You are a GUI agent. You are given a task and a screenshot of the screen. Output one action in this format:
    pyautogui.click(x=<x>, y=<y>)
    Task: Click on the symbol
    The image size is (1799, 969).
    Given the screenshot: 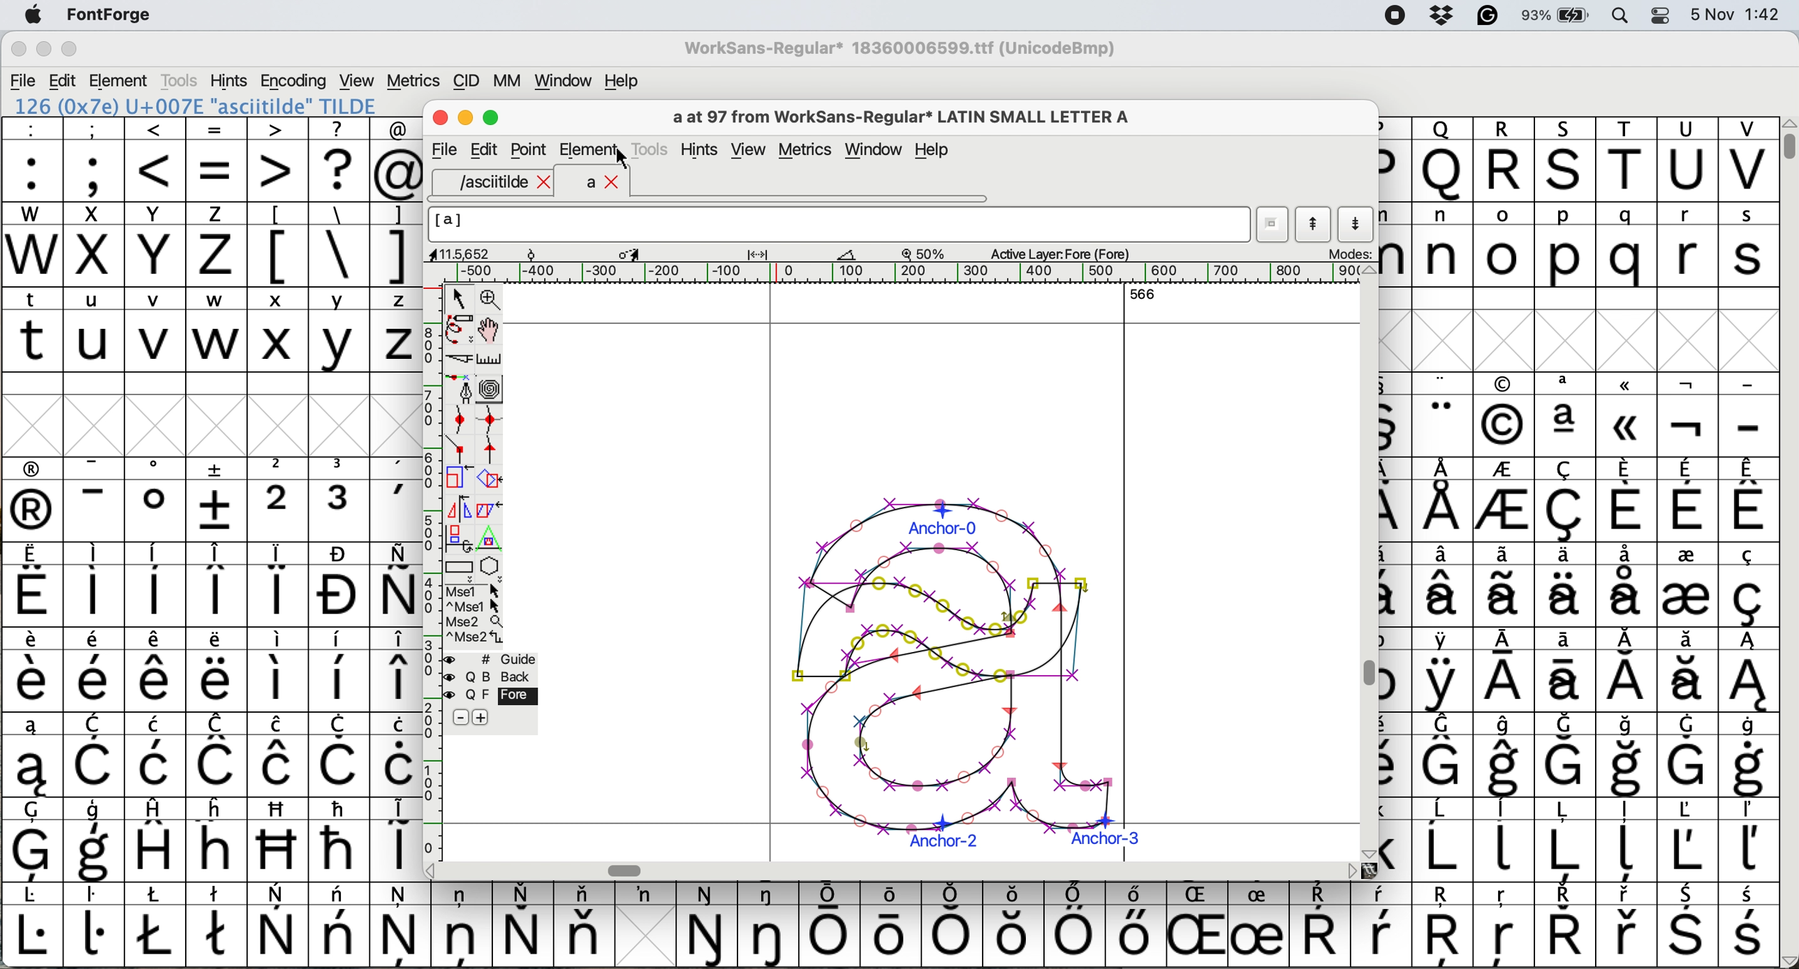 What is the action you would take?
    pyautogui.click(x=1444, y=840)
    